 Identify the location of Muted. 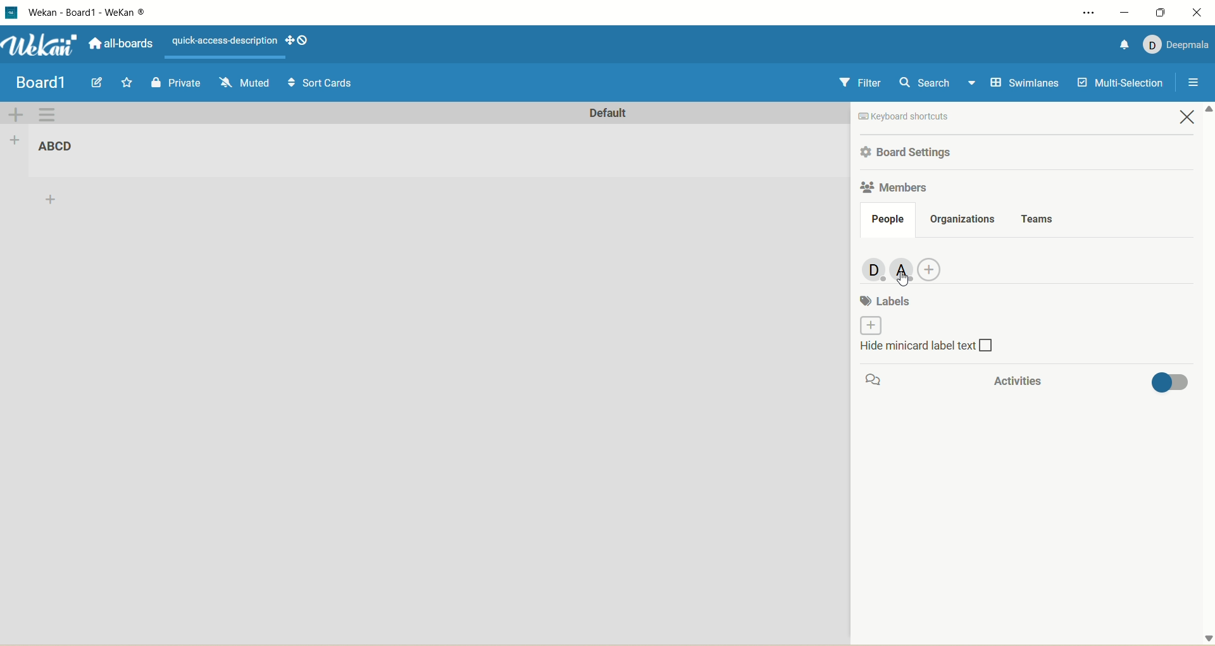
(244, 81).